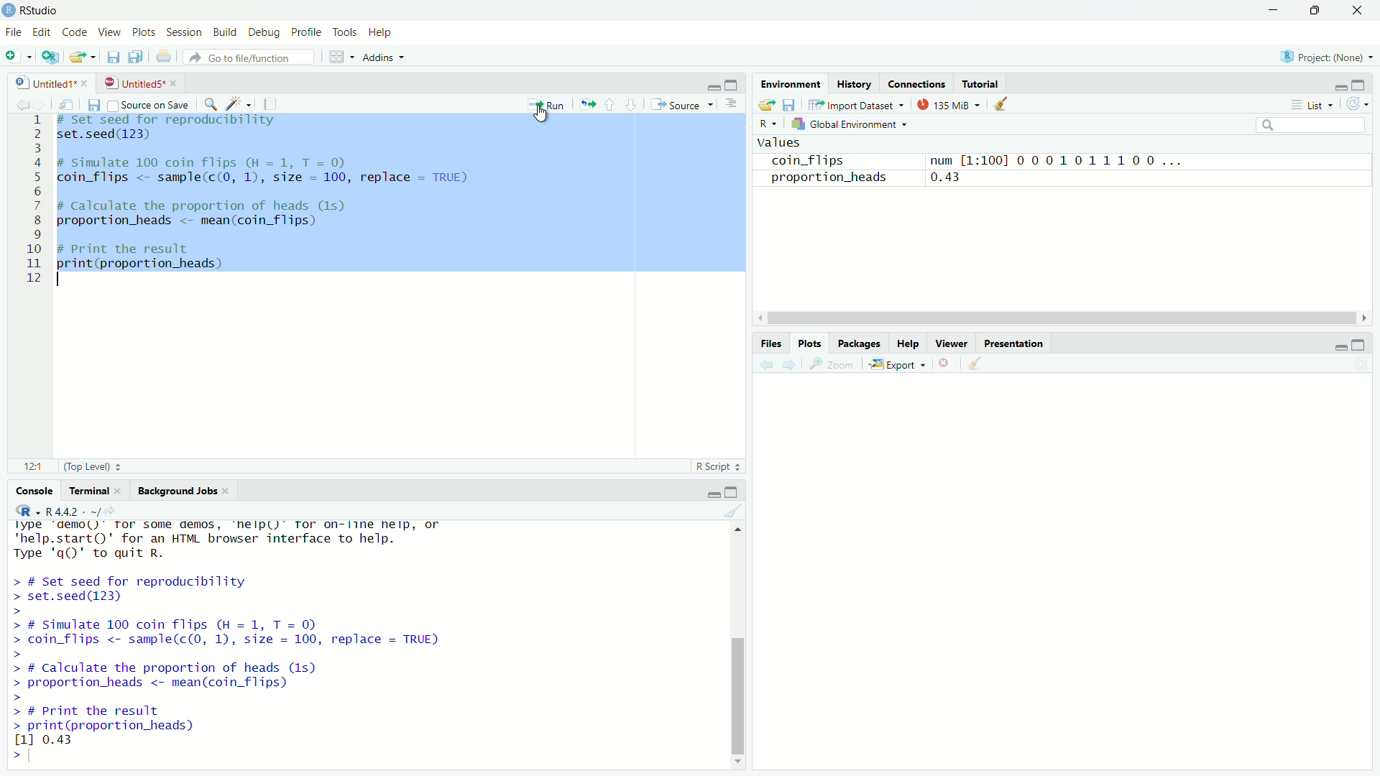 The image size is (1380, 776). I want to click on close, so click(230, 491).